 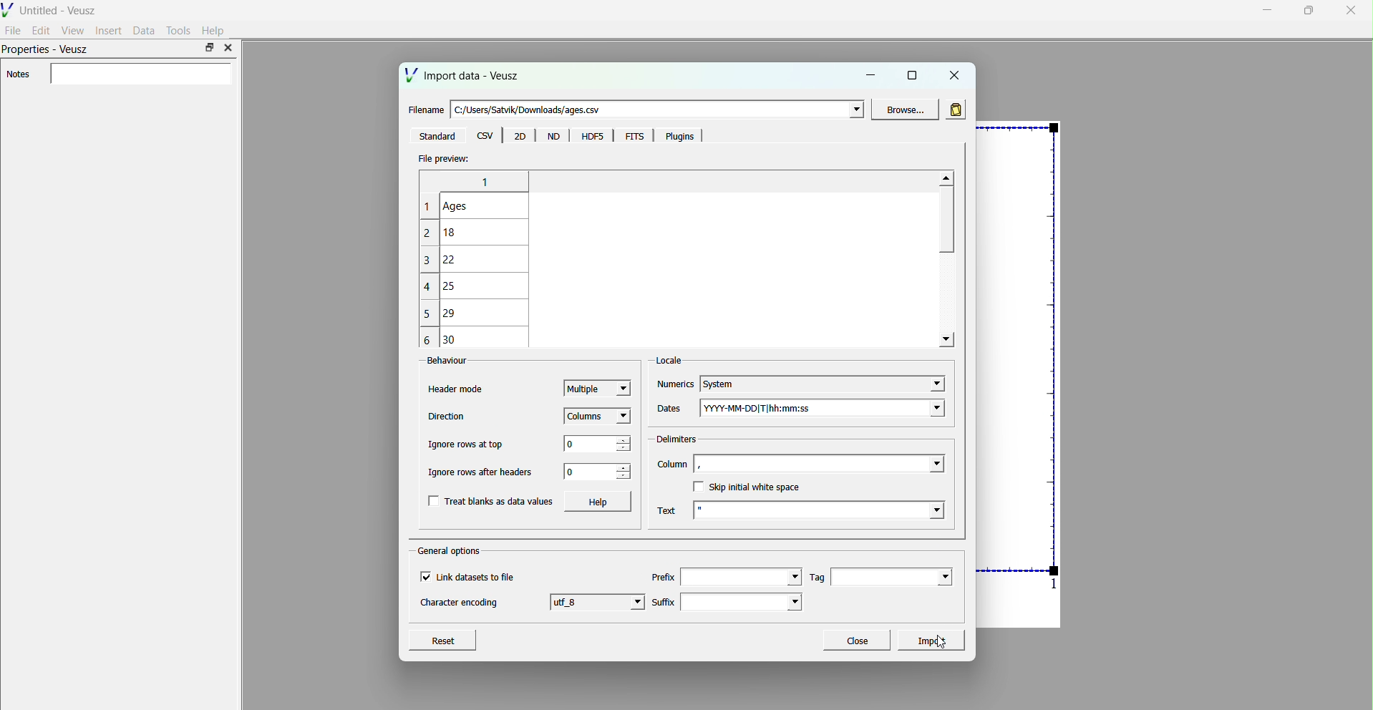 What do you see at coordinates (140, 74) in the screenshot?
I see `enter notes field` at bounding box center [140, 74].